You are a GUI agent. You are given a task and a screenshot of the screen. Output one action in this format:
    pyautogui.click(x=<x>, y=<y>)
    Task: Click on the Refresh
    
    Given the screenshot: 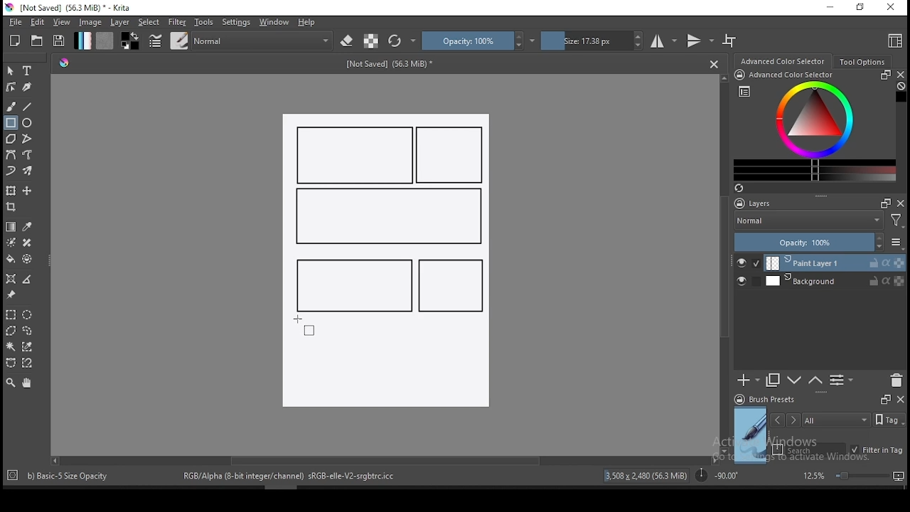 What is the action you would take?
    pyautogui.click(x=744, y=189)
    